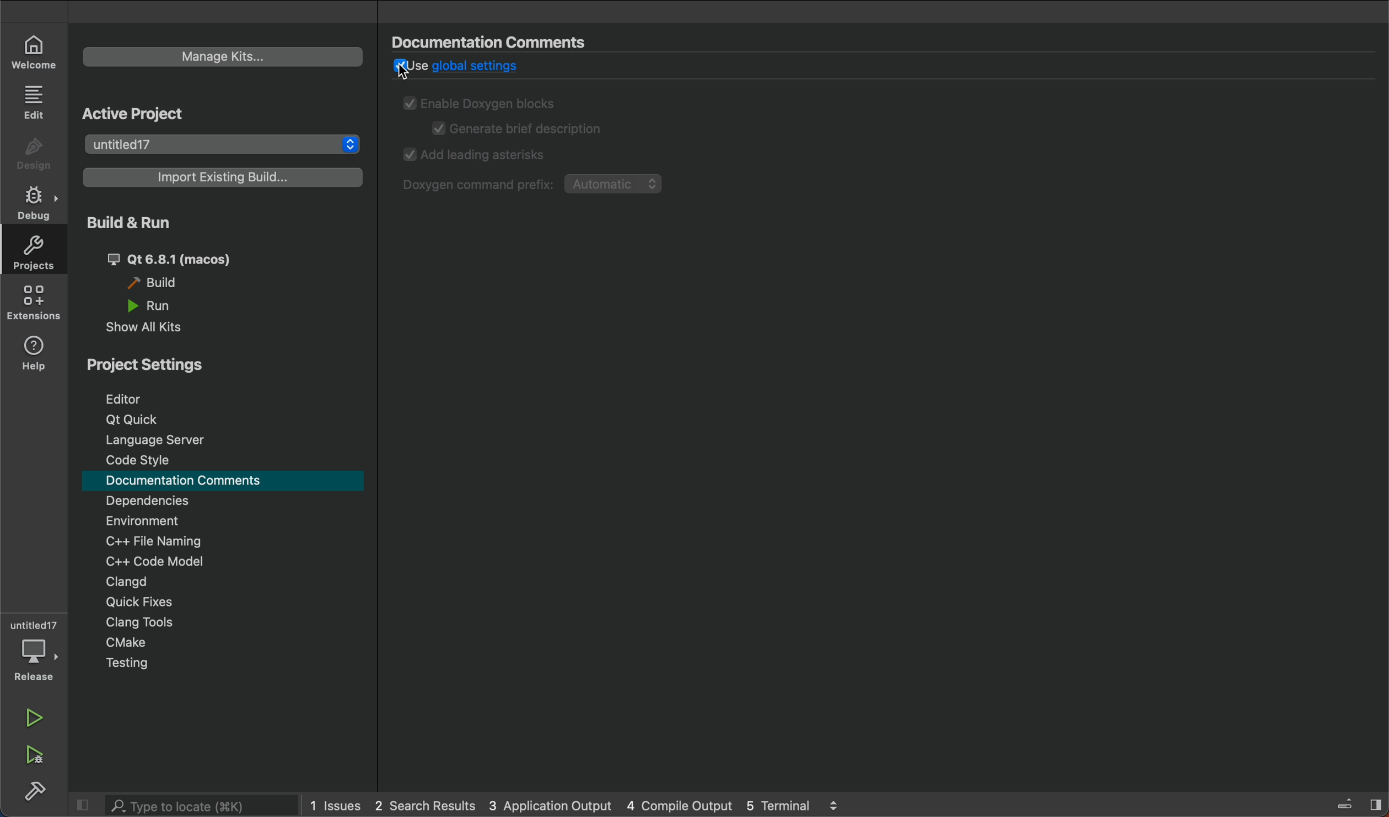 Image resolution: width=1389 pixels, height=817 pixels. I want to click on extensions, so click(36, 305).